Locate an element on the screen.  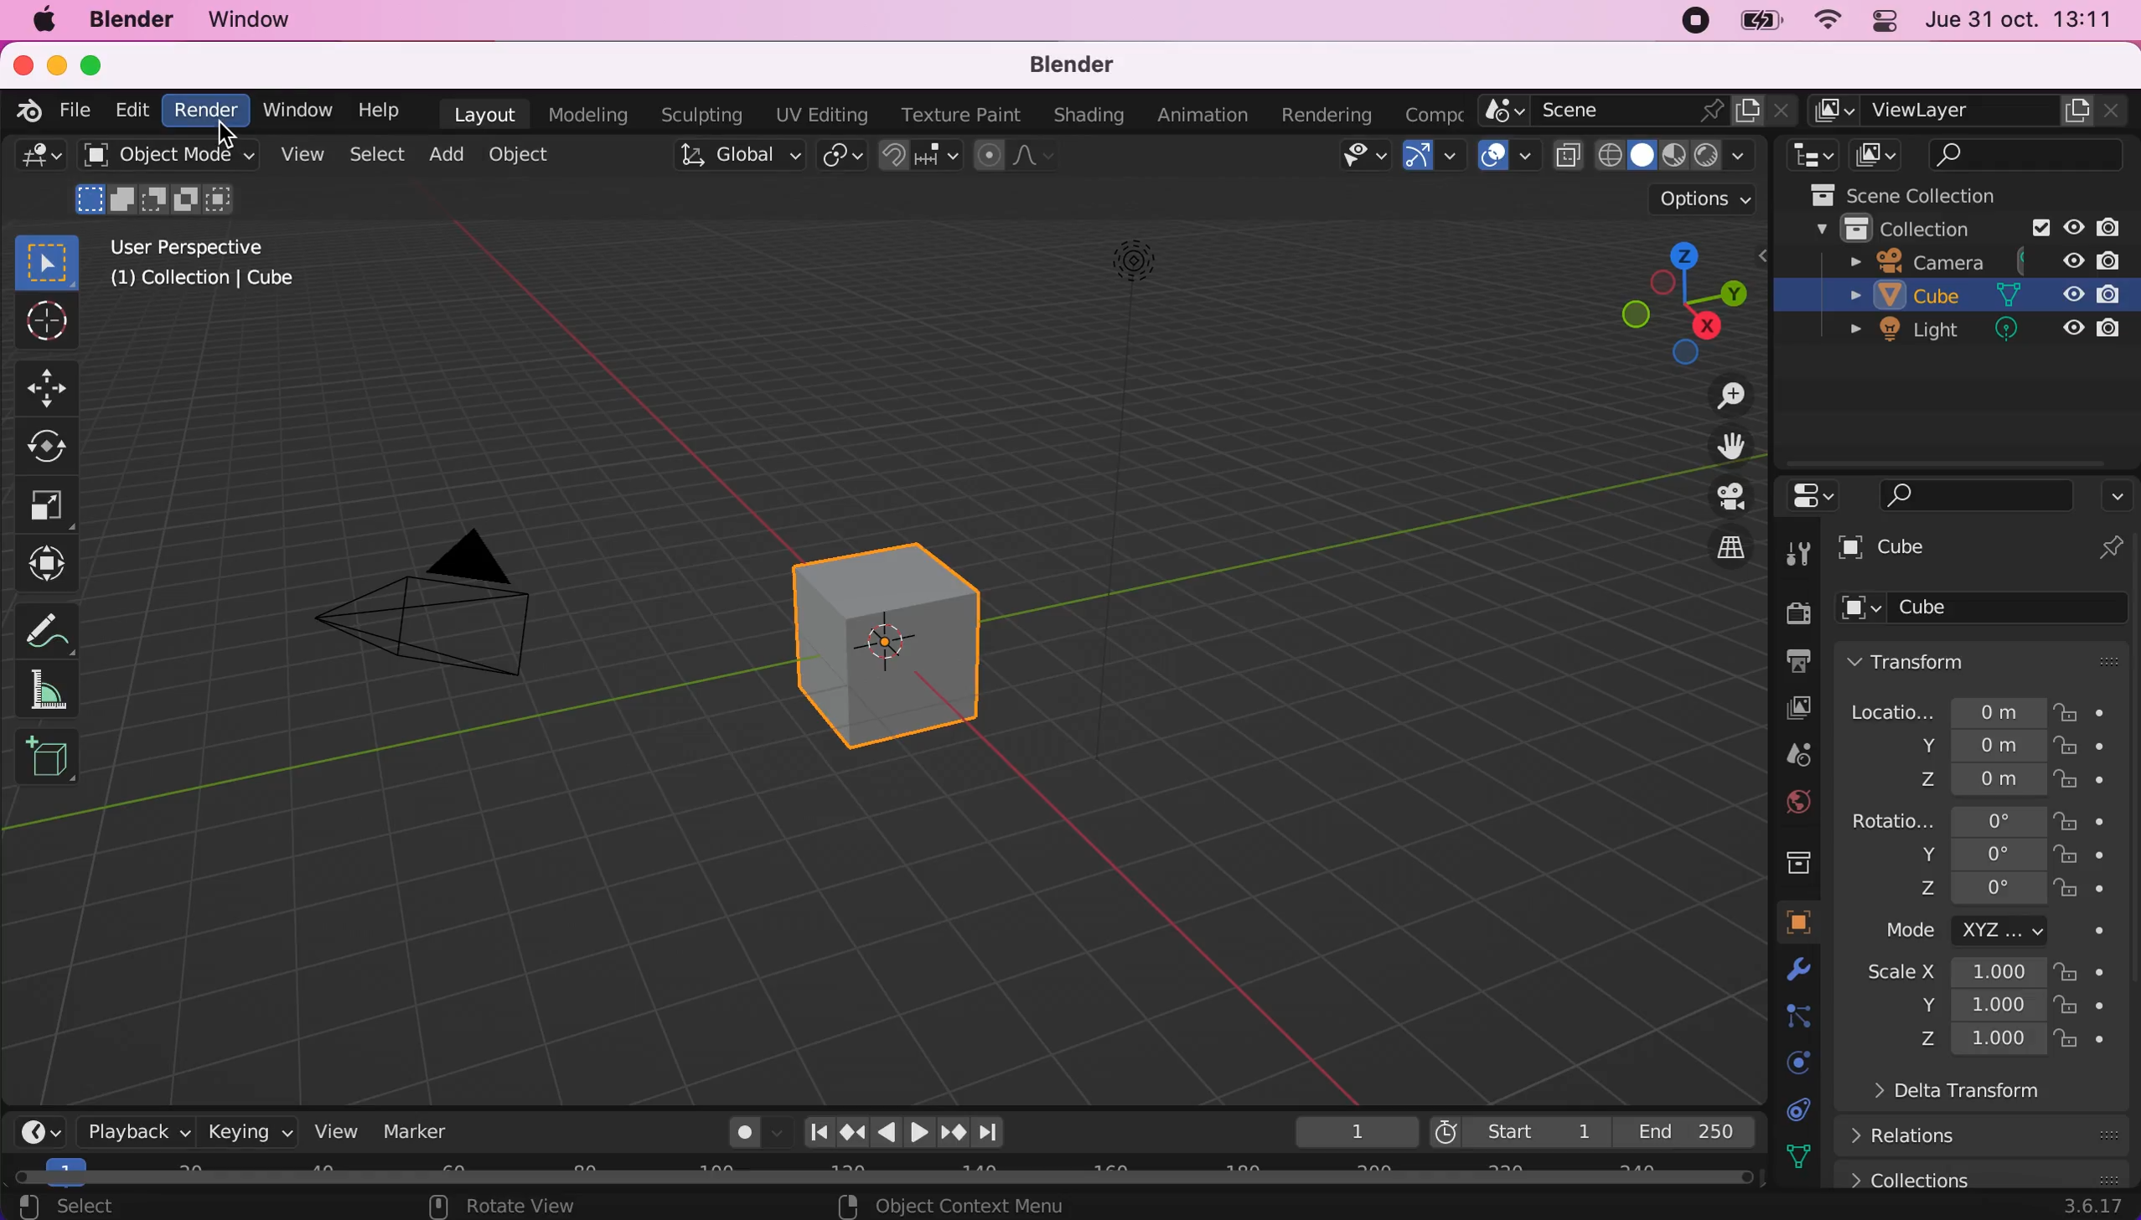
battery is located at coordinates (1764, 23).